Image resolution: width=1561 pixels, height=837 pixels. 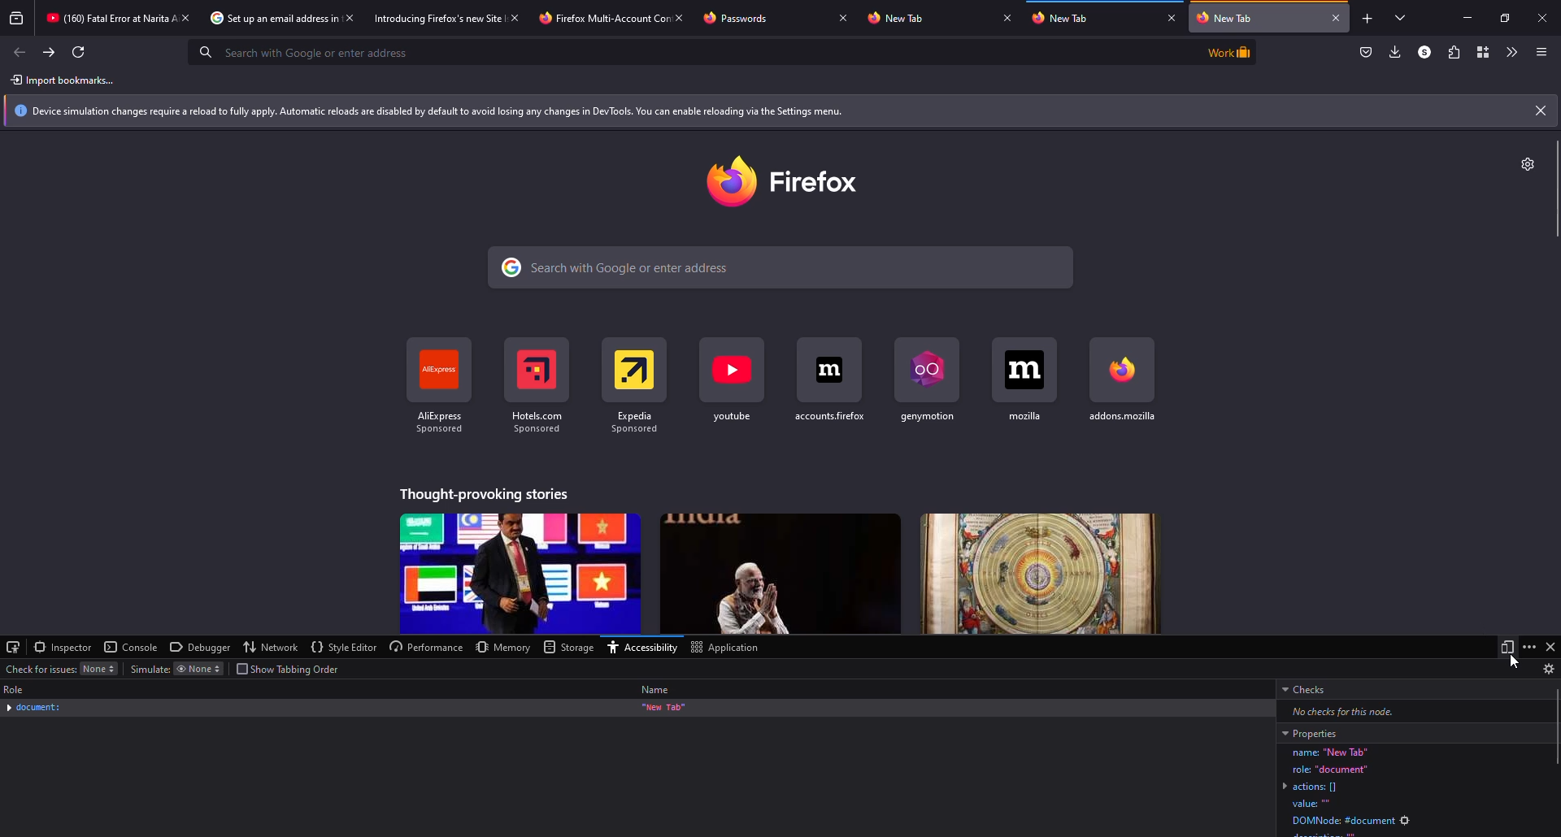 What do you see at coordinates (1067, 20) in the screenshot?
I see `tab` at bounding box center [1067, 20].